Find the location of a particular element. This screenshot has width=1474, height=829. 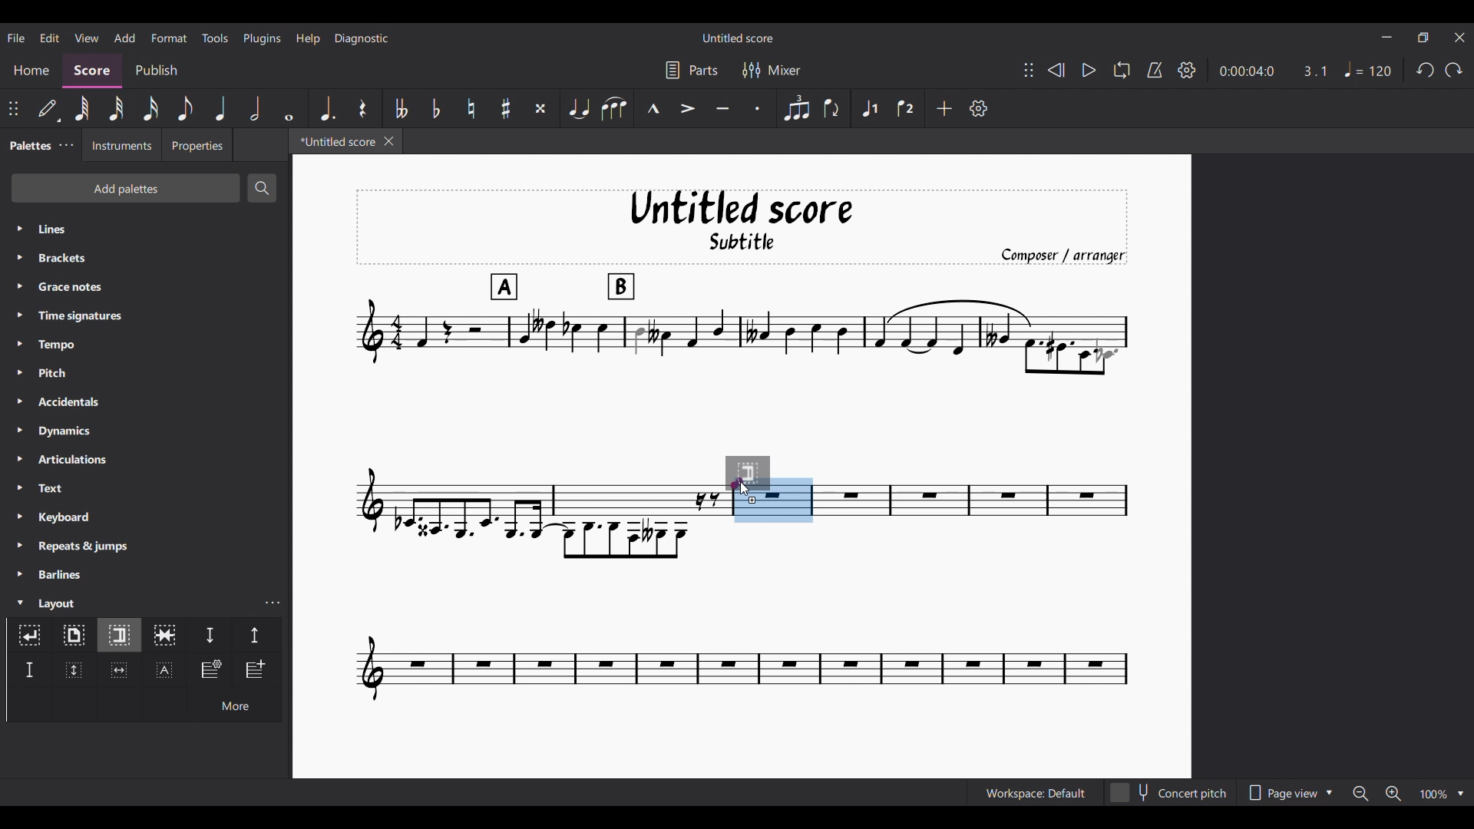

Add palettes is located at coordinates (125, 188).